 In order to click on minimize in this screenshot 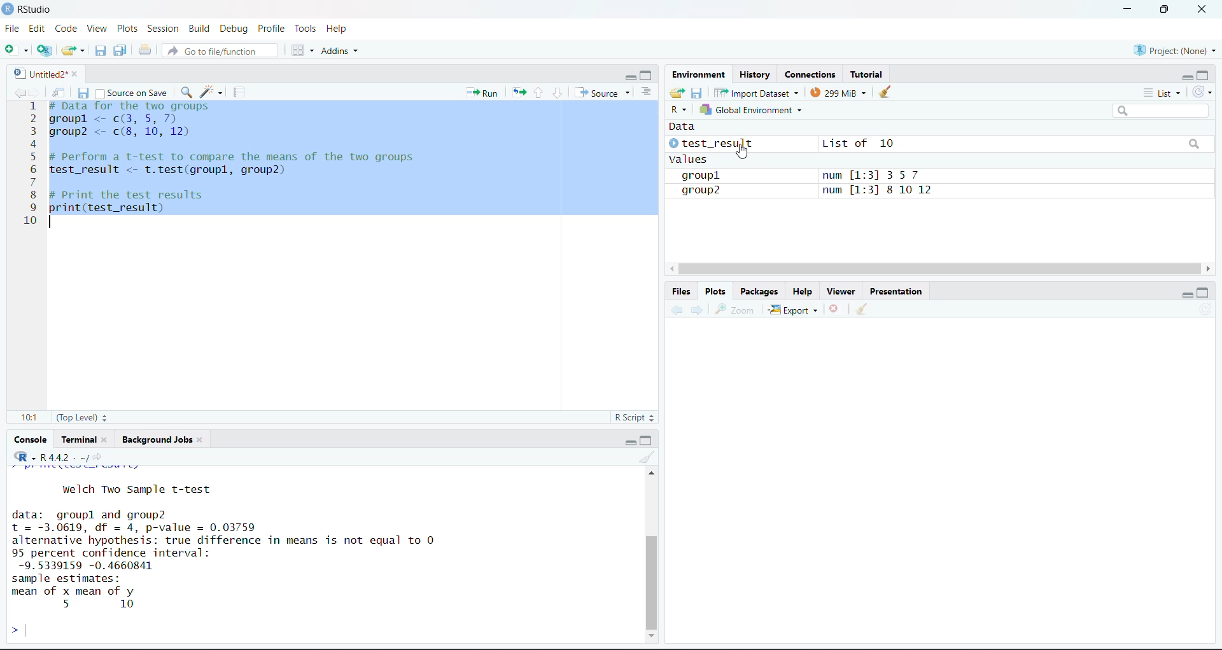, I will do `click(629, 77)`.